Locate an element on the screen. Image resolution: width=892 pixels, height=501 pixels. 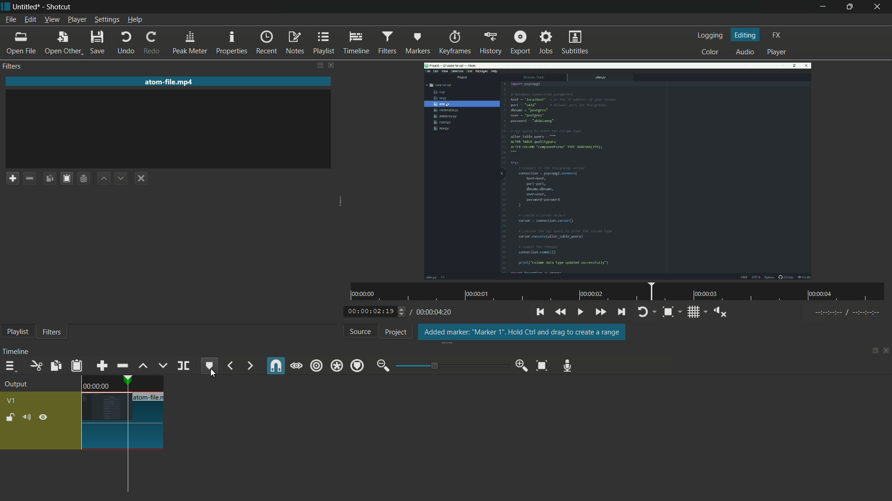
jobs is located at coordinates (546, 42).